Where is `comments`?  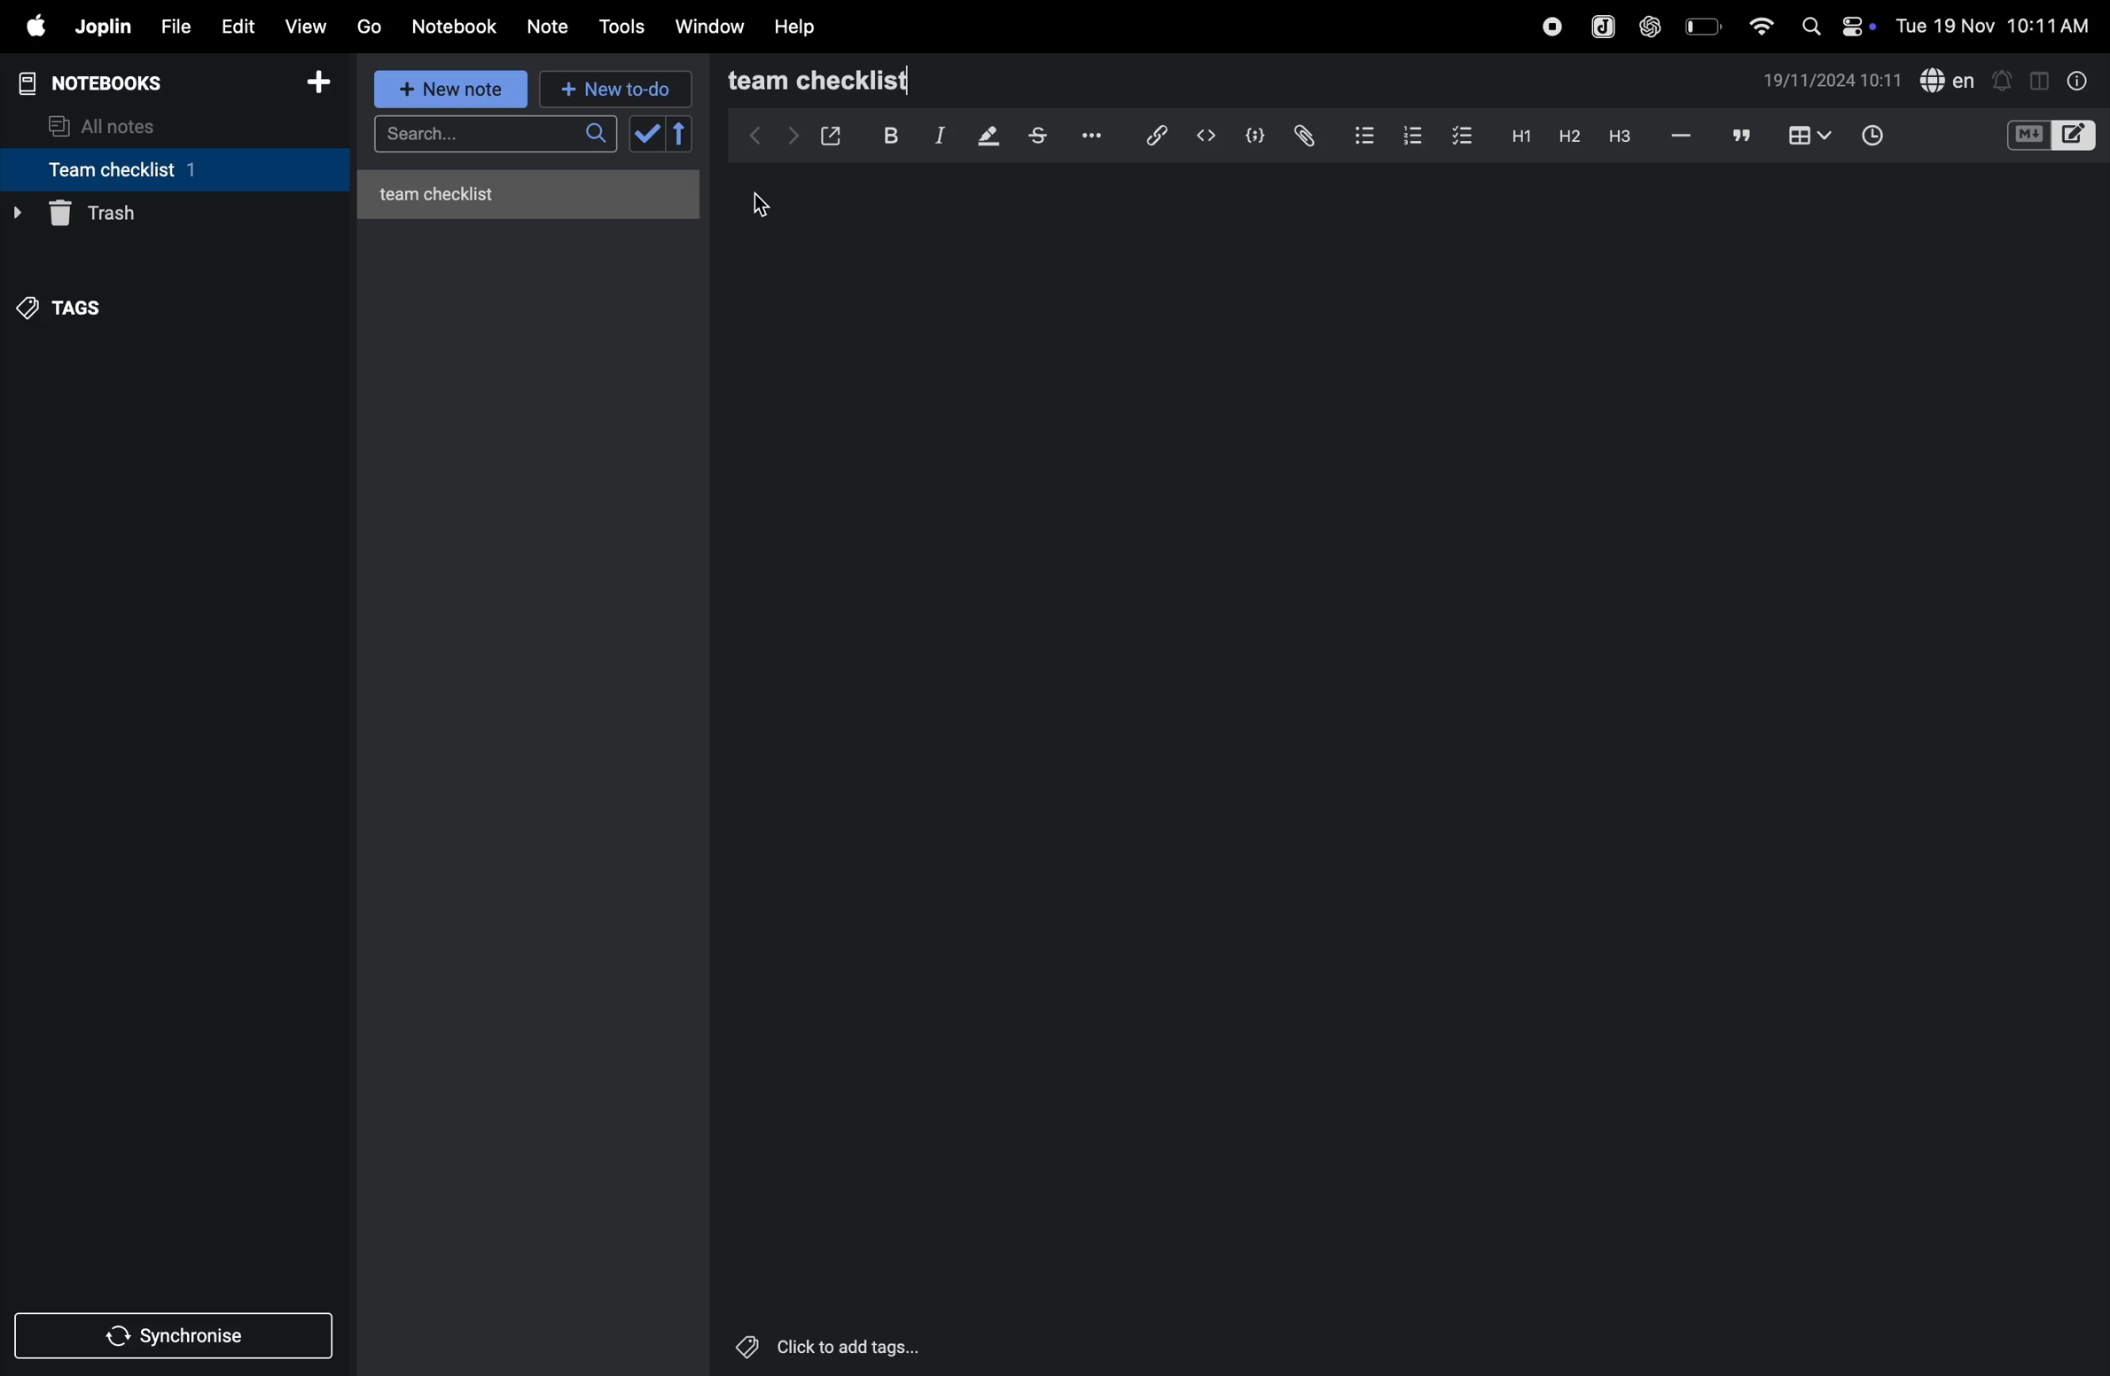
comments is located at coordinates (1738, 137).